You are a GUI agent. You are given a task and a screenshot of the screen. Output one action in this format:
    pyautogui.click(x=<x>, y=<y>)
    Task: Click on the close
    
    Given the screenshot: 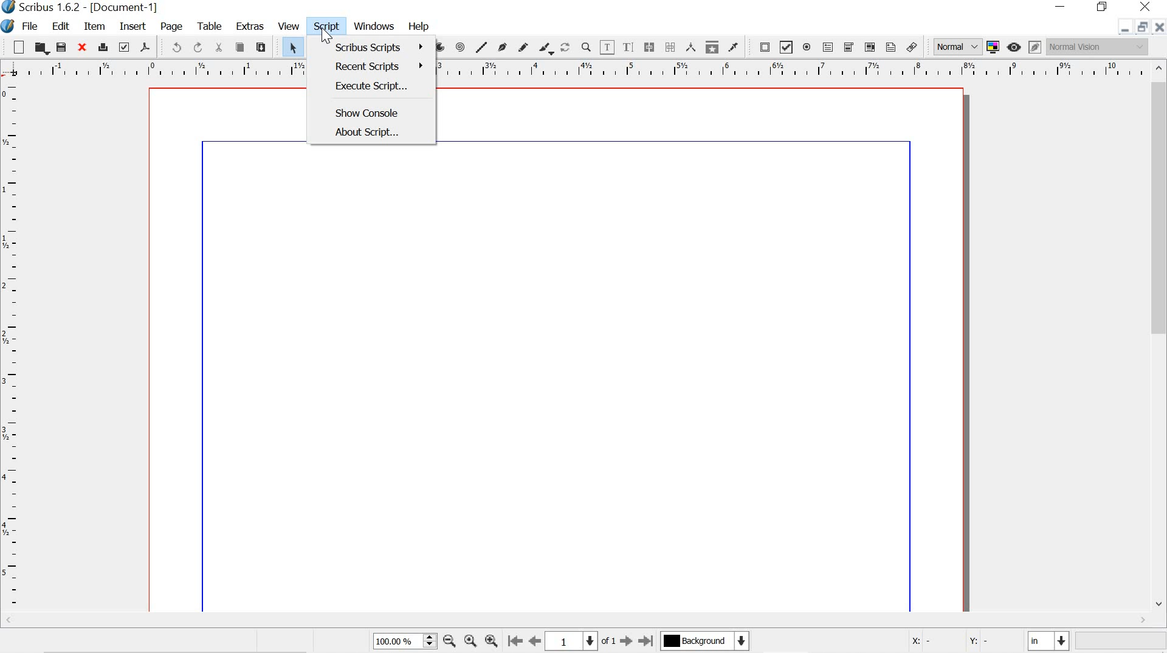 What is the action you would take?
    pyautogui.click(x=1143, y=6)
    